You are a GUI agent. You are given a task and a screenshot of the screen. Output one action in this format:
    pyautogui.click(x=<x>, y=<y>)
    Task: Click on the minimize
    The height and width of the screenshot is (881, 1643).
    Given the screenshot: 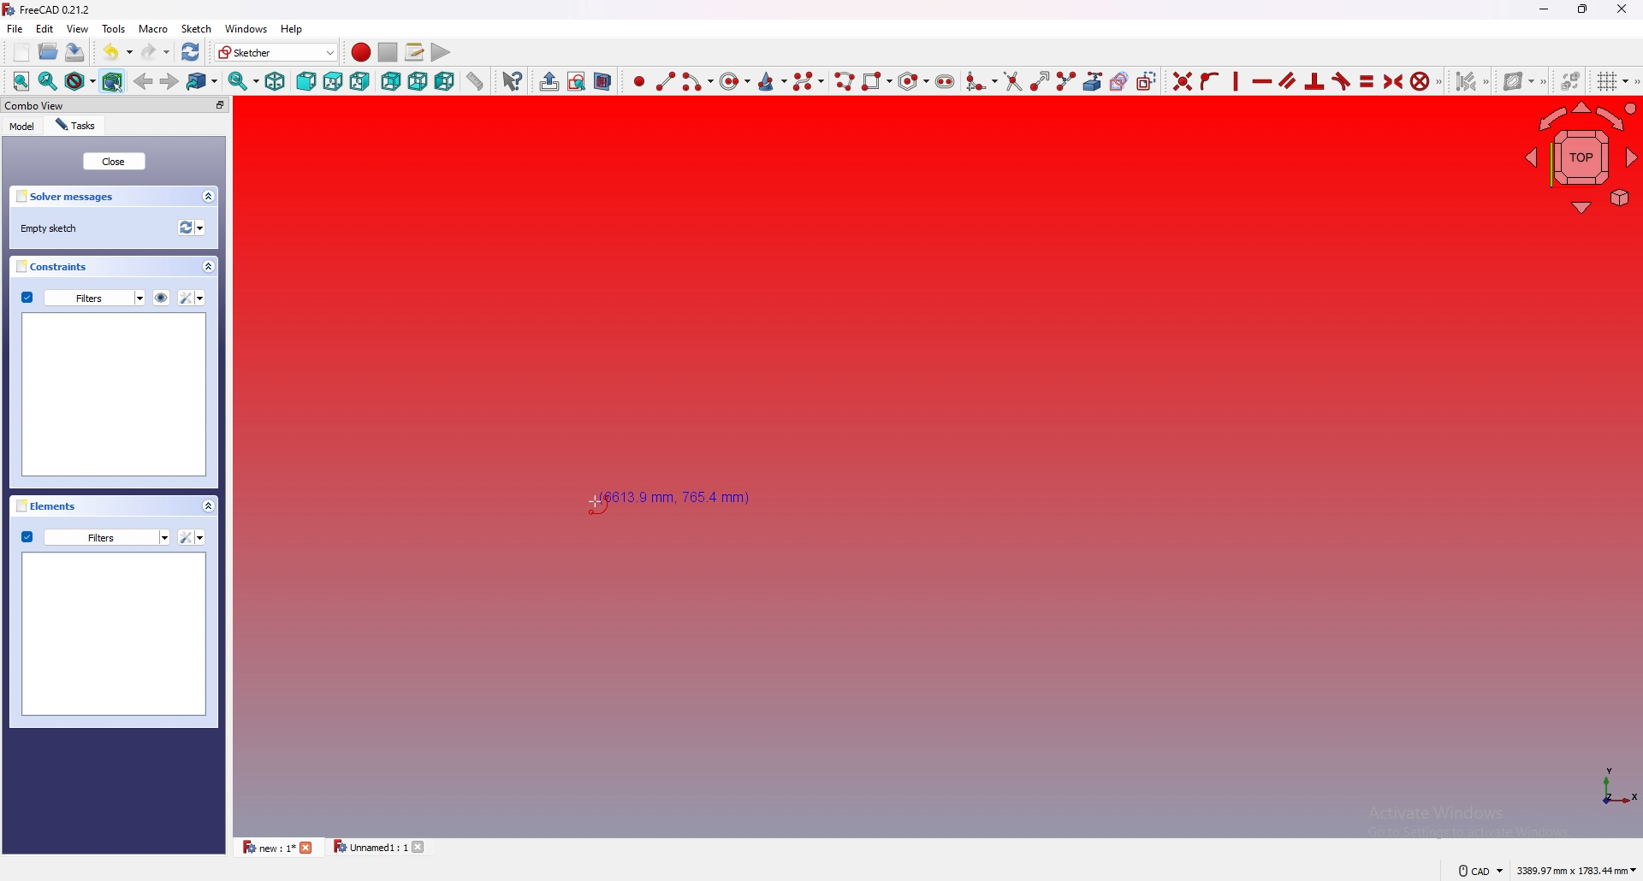 What is the action you would take?
    pyautogui.click(x=1544, y=9)
    